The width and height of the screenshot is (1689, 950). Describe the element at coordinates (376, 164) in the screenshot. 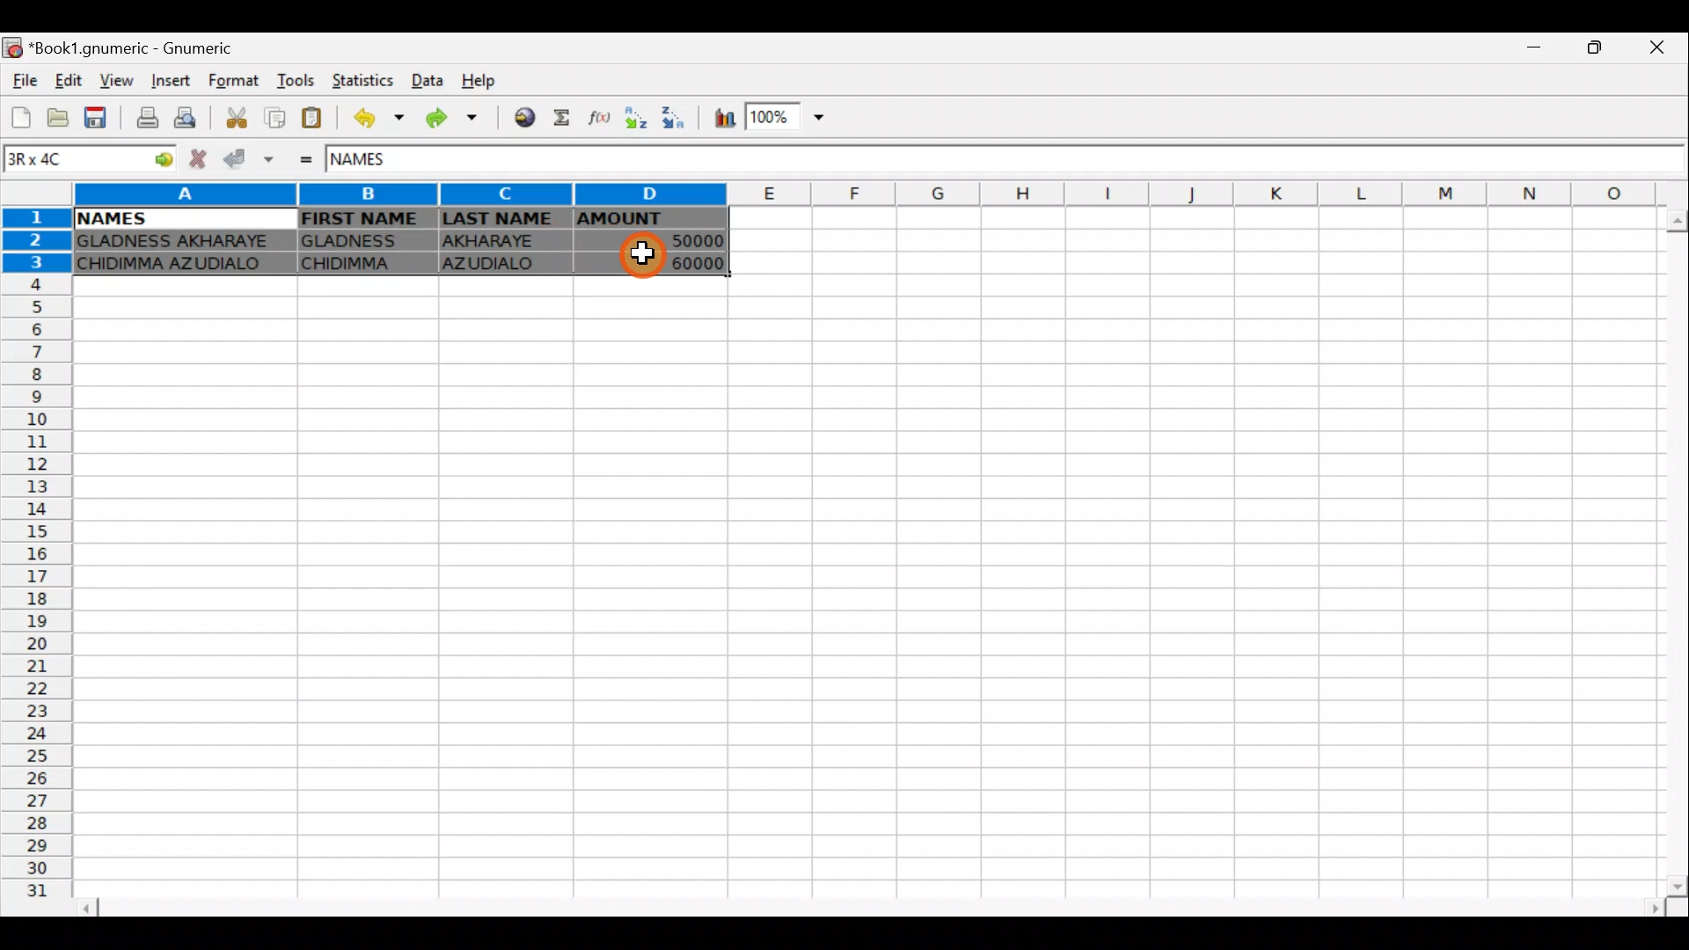

I see `NAMES` at that location.